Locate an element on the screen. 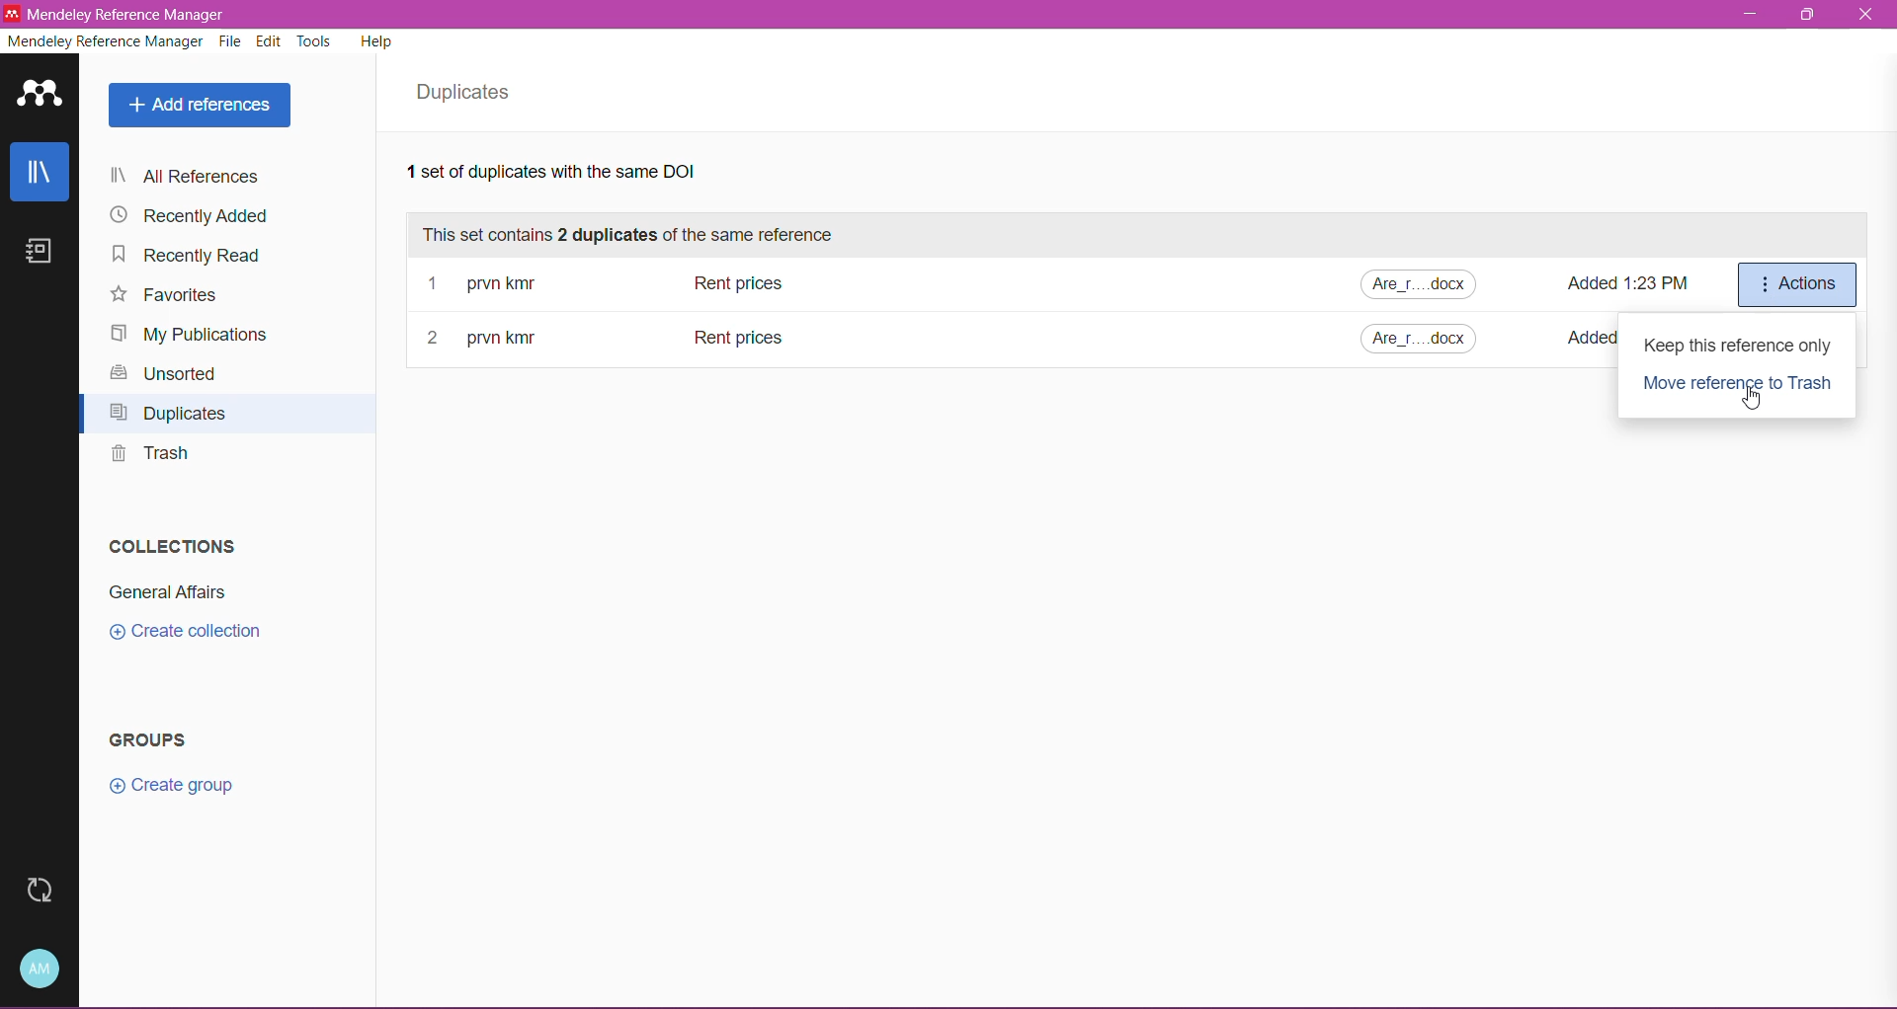 This screenshot has height=1009, width=1897. 1 set of Duplicates with the same DOI is located at coordinates (585, 175).